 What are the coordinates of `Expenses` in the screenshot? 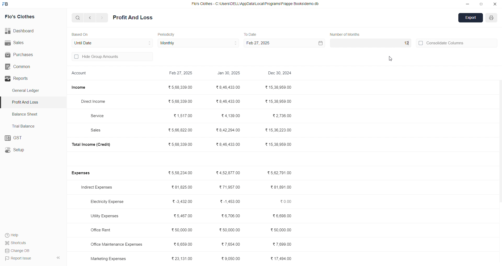 It's located at (84, 173).